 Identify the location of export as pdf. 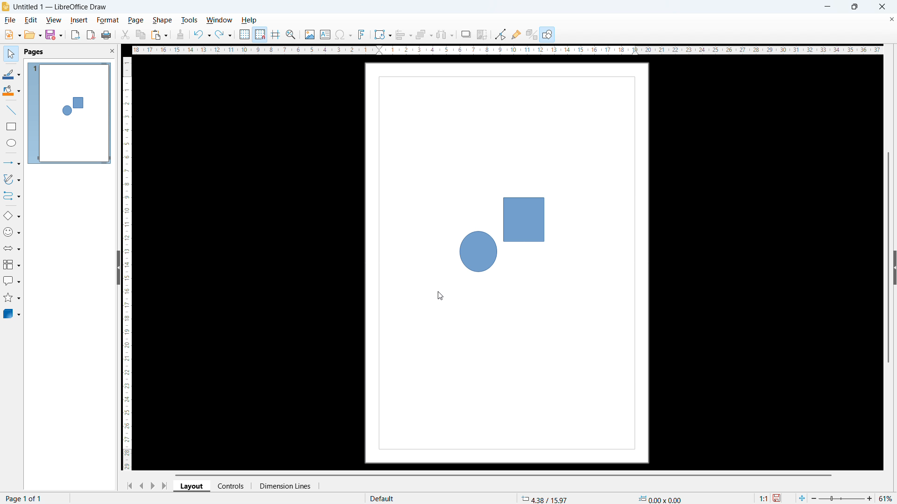
(91, 35).